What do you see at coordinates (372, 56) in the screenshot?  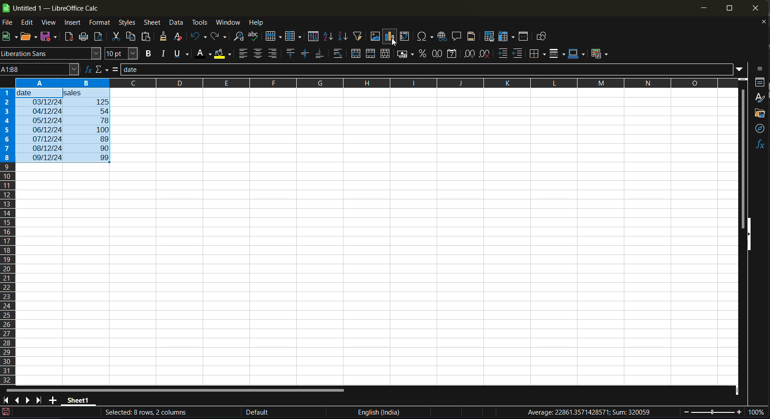 I see `merge cells` at bounding box center [372, 56].